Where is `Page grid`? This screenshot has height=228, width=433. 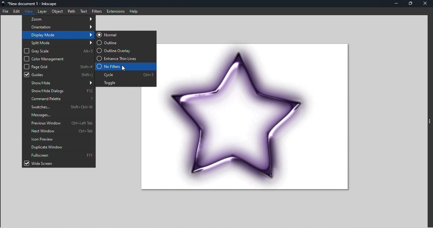 Page grid is located at coordinates (58, 66).